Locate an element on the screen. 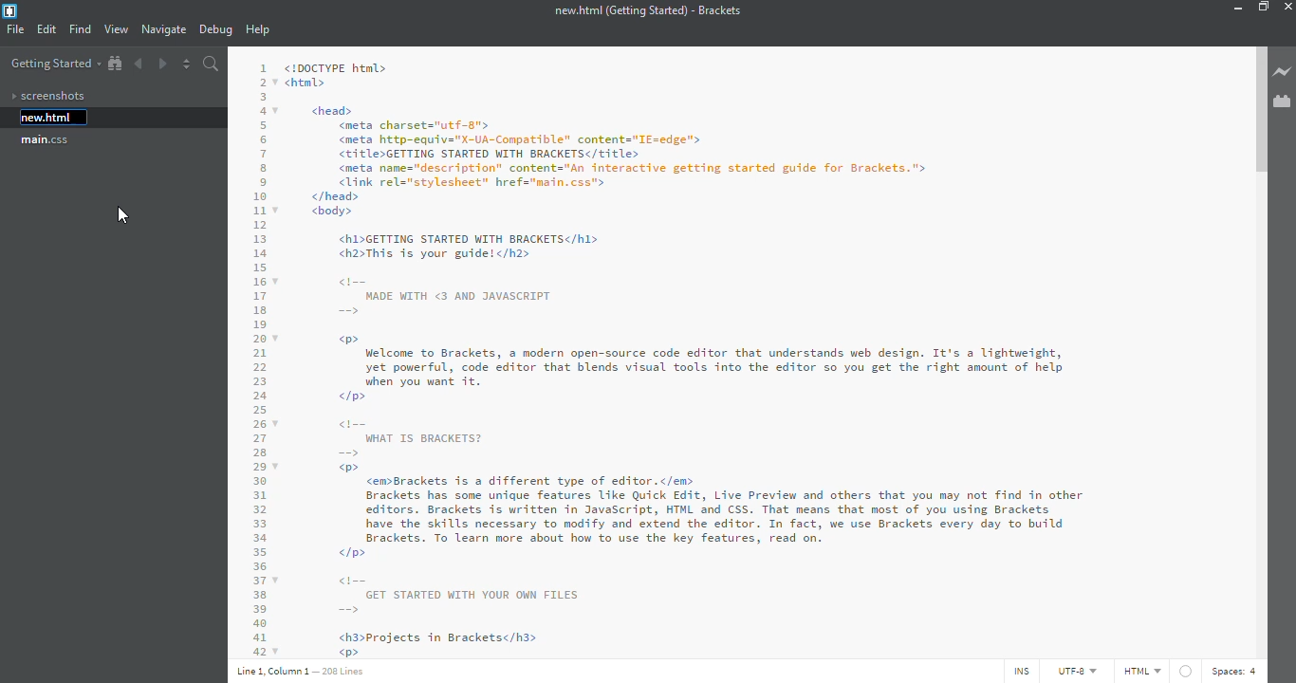 Image resolution: width=1296 pixels, height=683 pixels. minimize is located at coordinates (1235, 8).